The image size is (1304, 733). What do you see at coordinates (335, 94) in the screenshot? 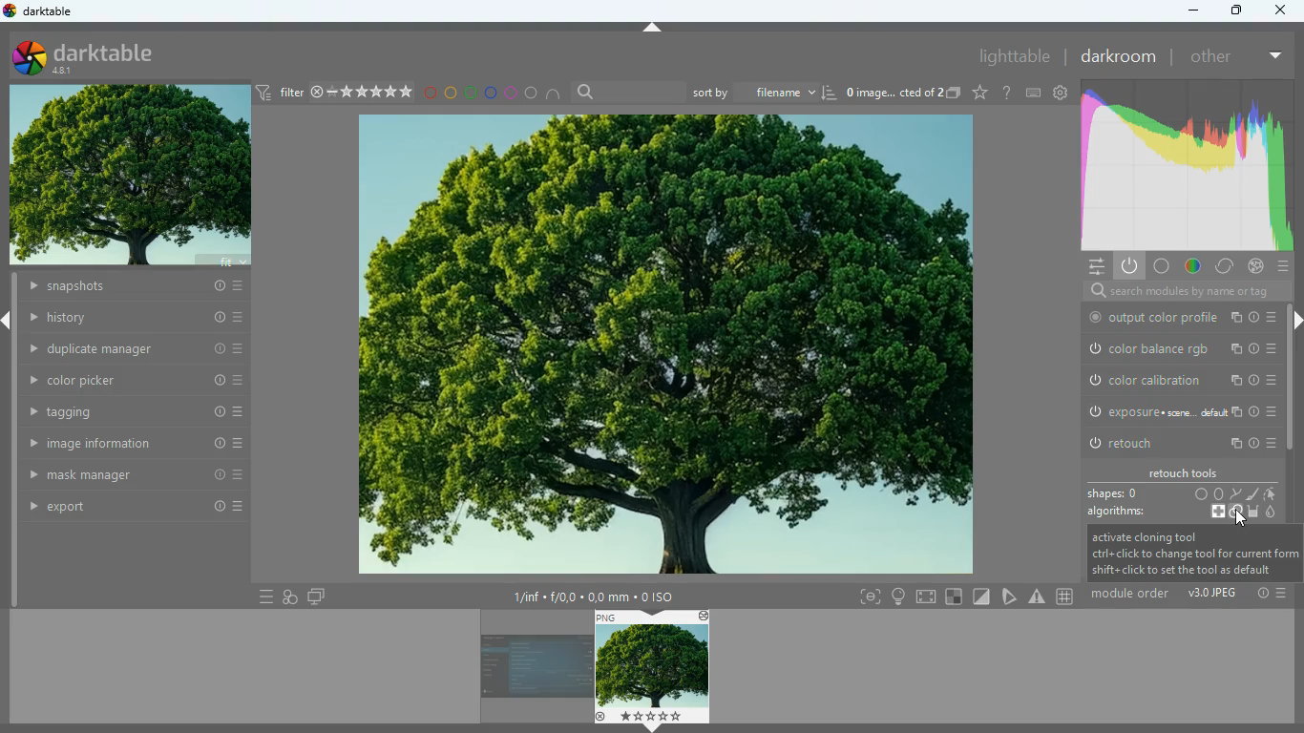
I see `filter` at bounding box center [335, 94].